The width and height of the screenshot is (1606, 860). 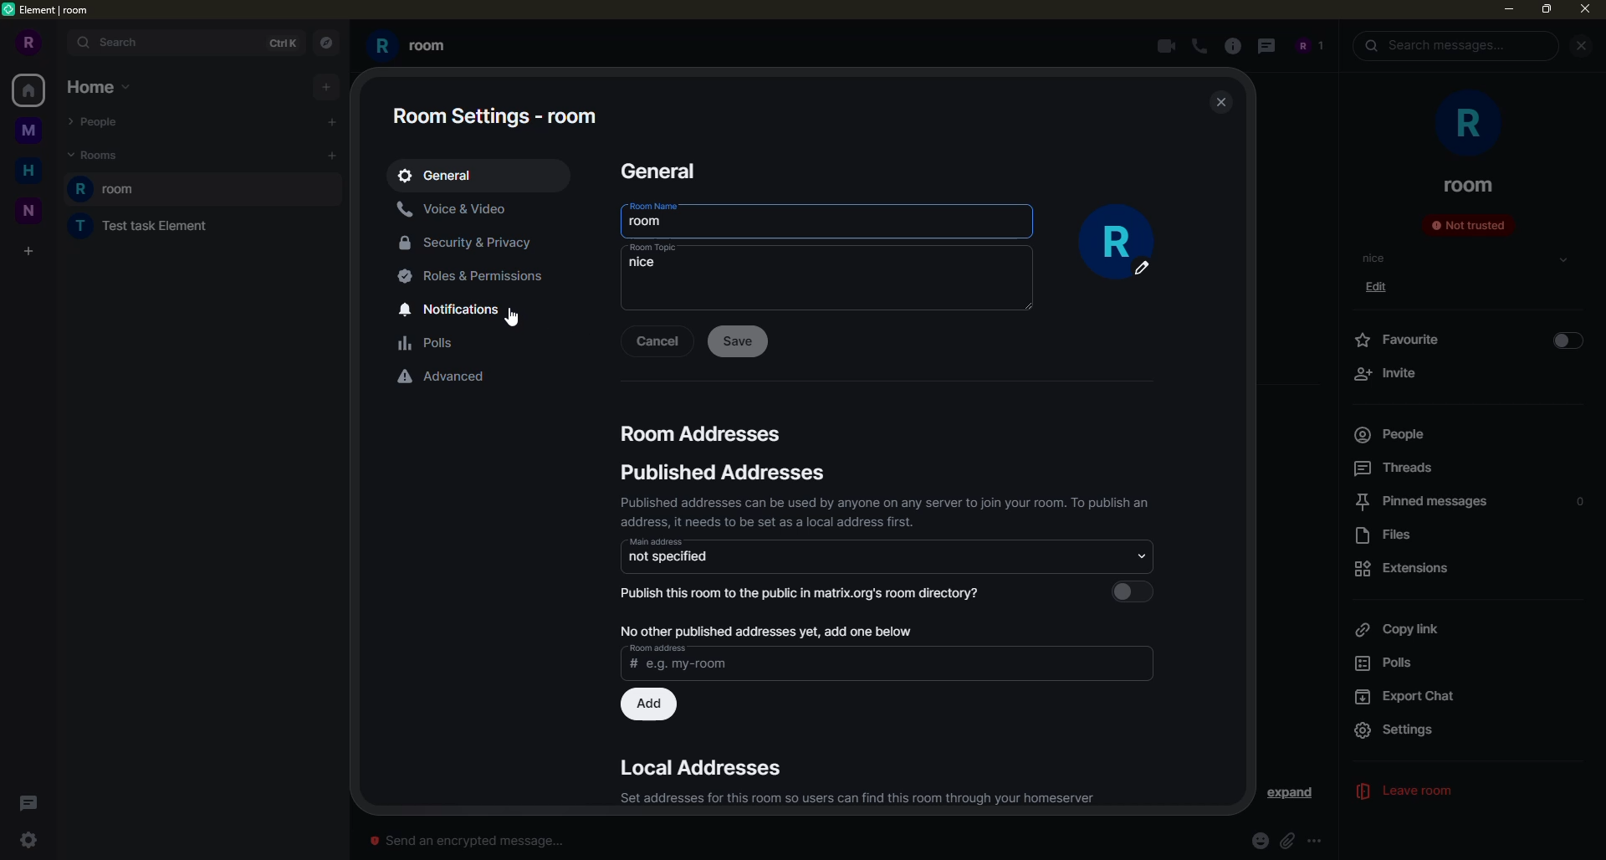 I want to click on options, so click(x=1317, y=839).